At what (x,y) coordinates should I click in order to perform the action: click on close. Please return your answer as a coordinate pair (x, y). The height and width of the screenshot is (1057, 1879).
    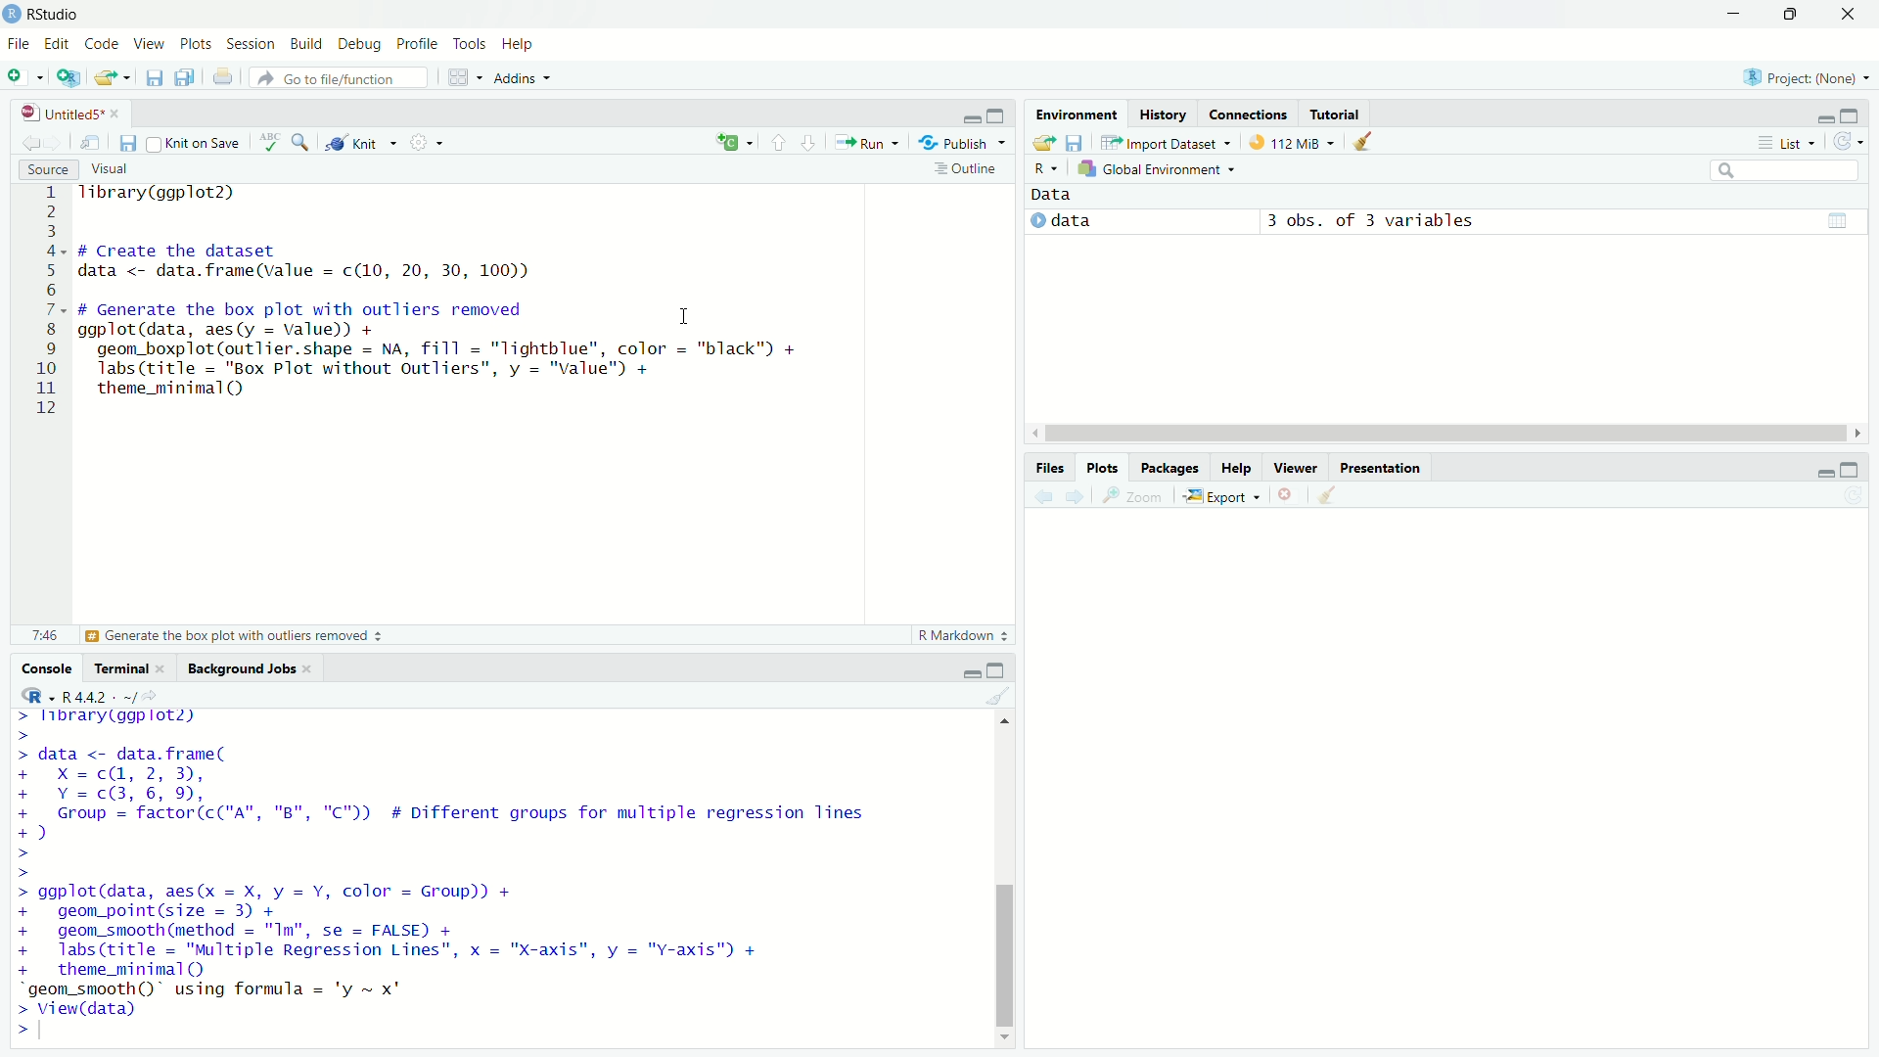
    Looking at the image, I should click on (1285, 494).